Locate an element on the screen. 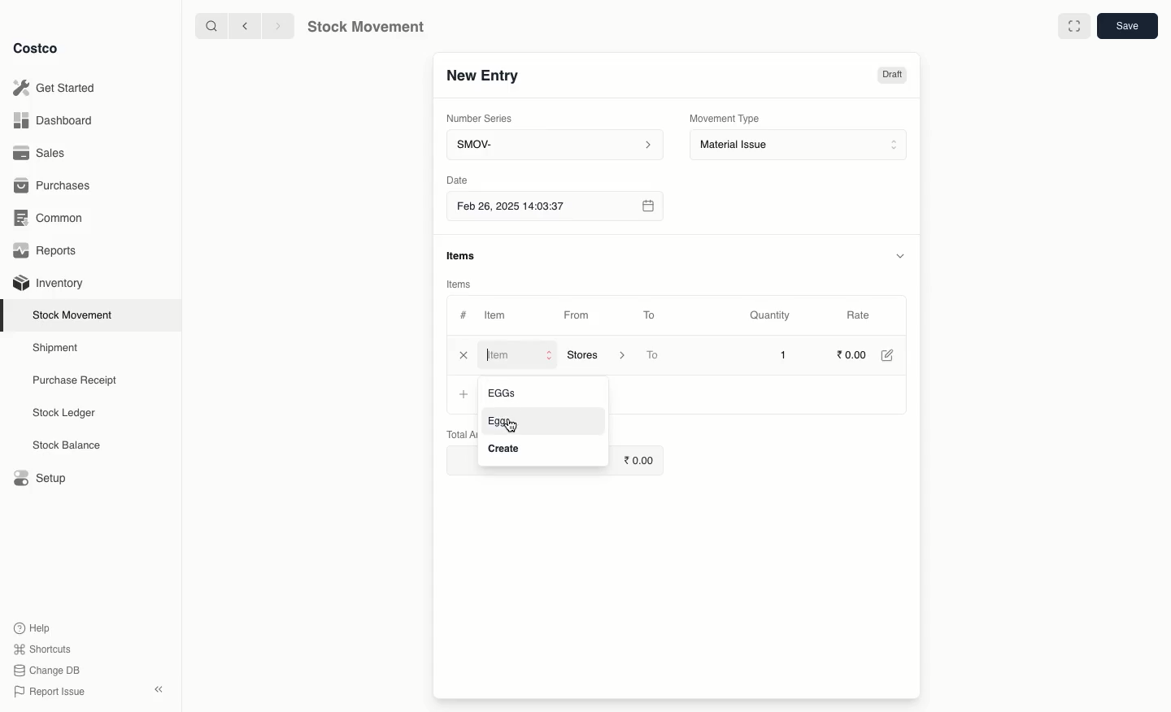 This screenshot has height=712, width=1171. Feb 26, 2025 14:03:37 is located at coordinates (554, 207).